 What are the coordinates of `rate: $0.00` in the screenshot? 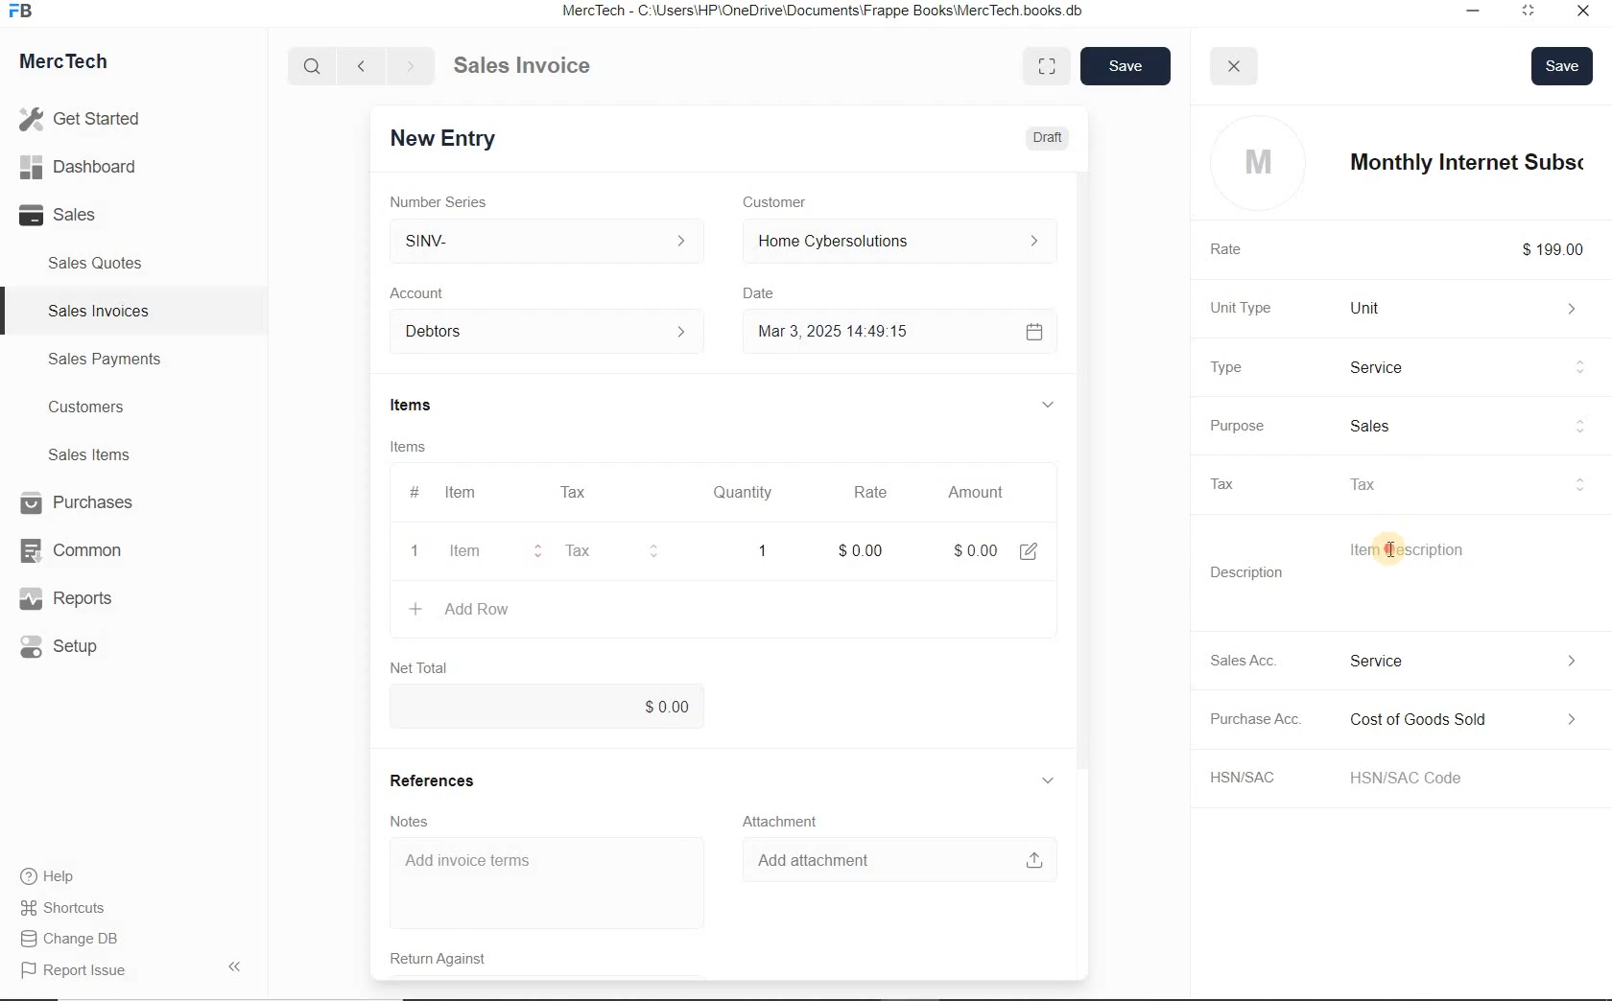 It's located at (860, 548).